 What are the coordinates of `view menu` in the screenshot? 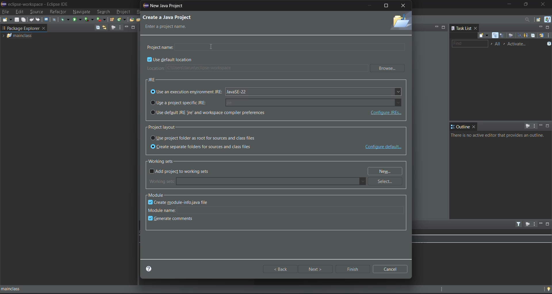 It's located at (549, 36).